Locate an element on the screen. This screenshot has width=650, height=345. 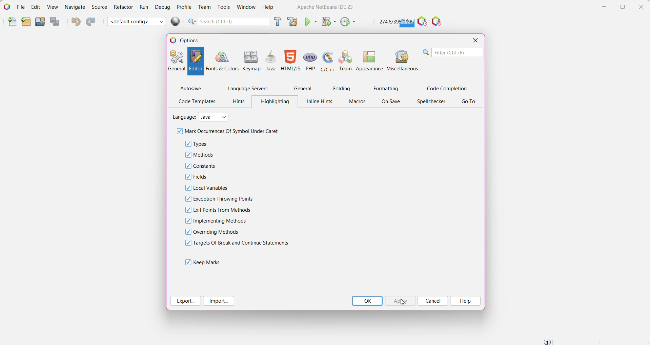
Formatting is located at coordinates (385, 88).